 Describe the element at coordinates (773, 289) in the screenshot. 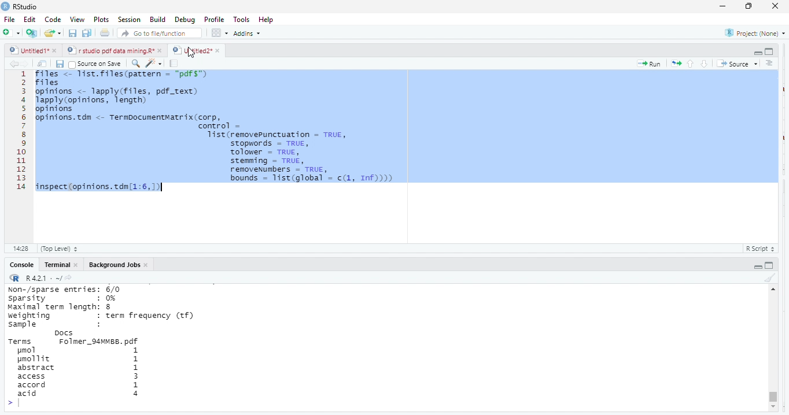

I see `scroll up` at that location.